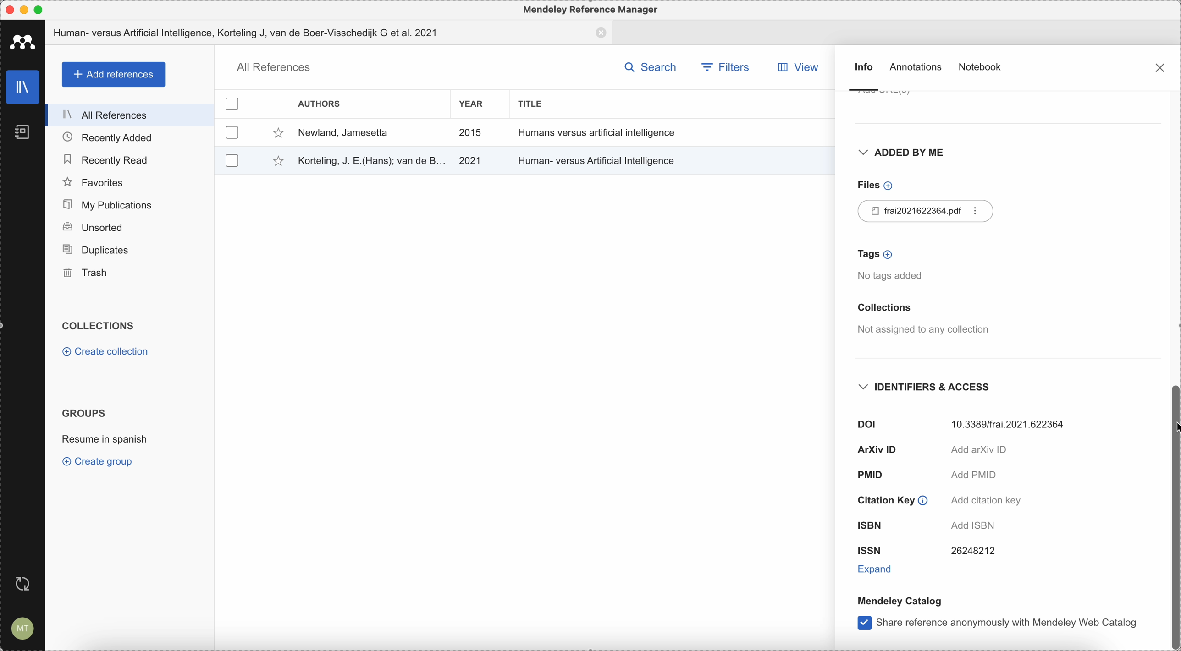 The height and width of the screenshot is (651, 1181). Describe the element at coordinates (894, 265) in the screenshot. I see `tags no tags added` at that location.